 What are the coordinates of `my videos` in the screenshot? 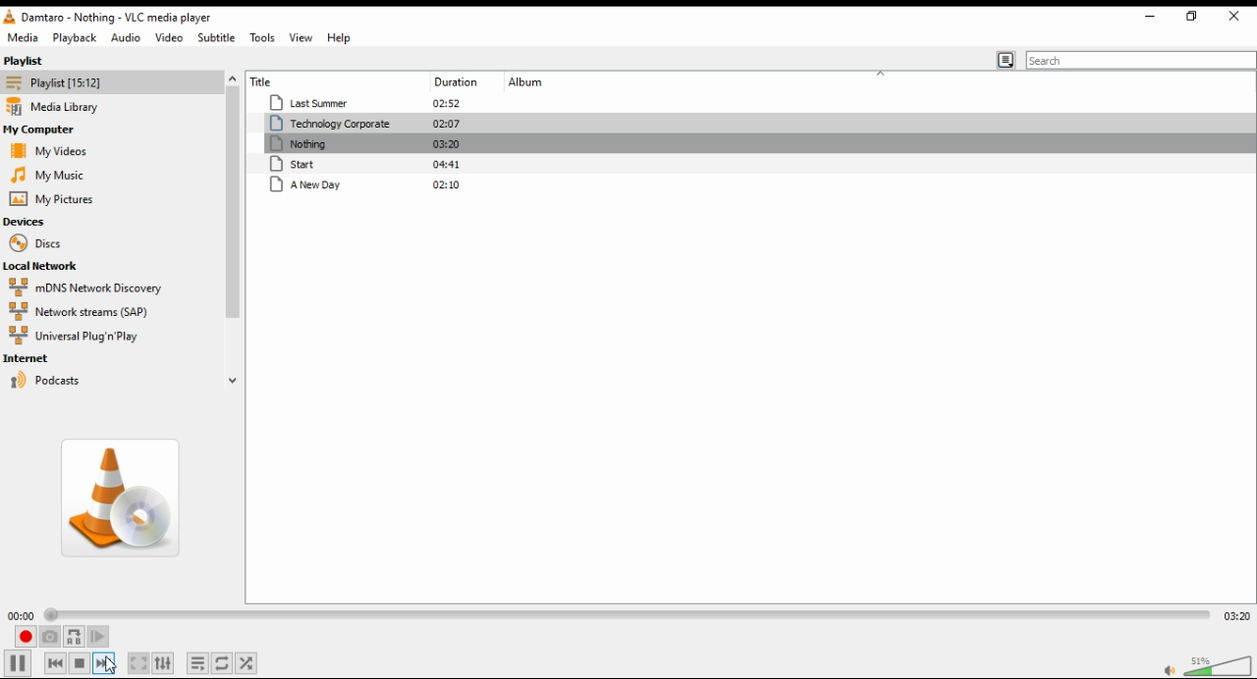 It's located at (47, 151).